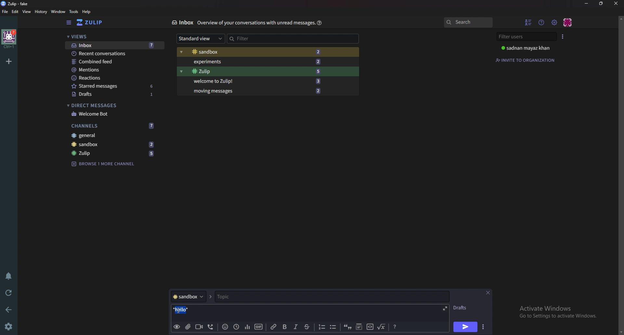  What do you see at coordinates (111, 105) in the screenshot?
I see `Direct messages` at bounding box center [111, 105].